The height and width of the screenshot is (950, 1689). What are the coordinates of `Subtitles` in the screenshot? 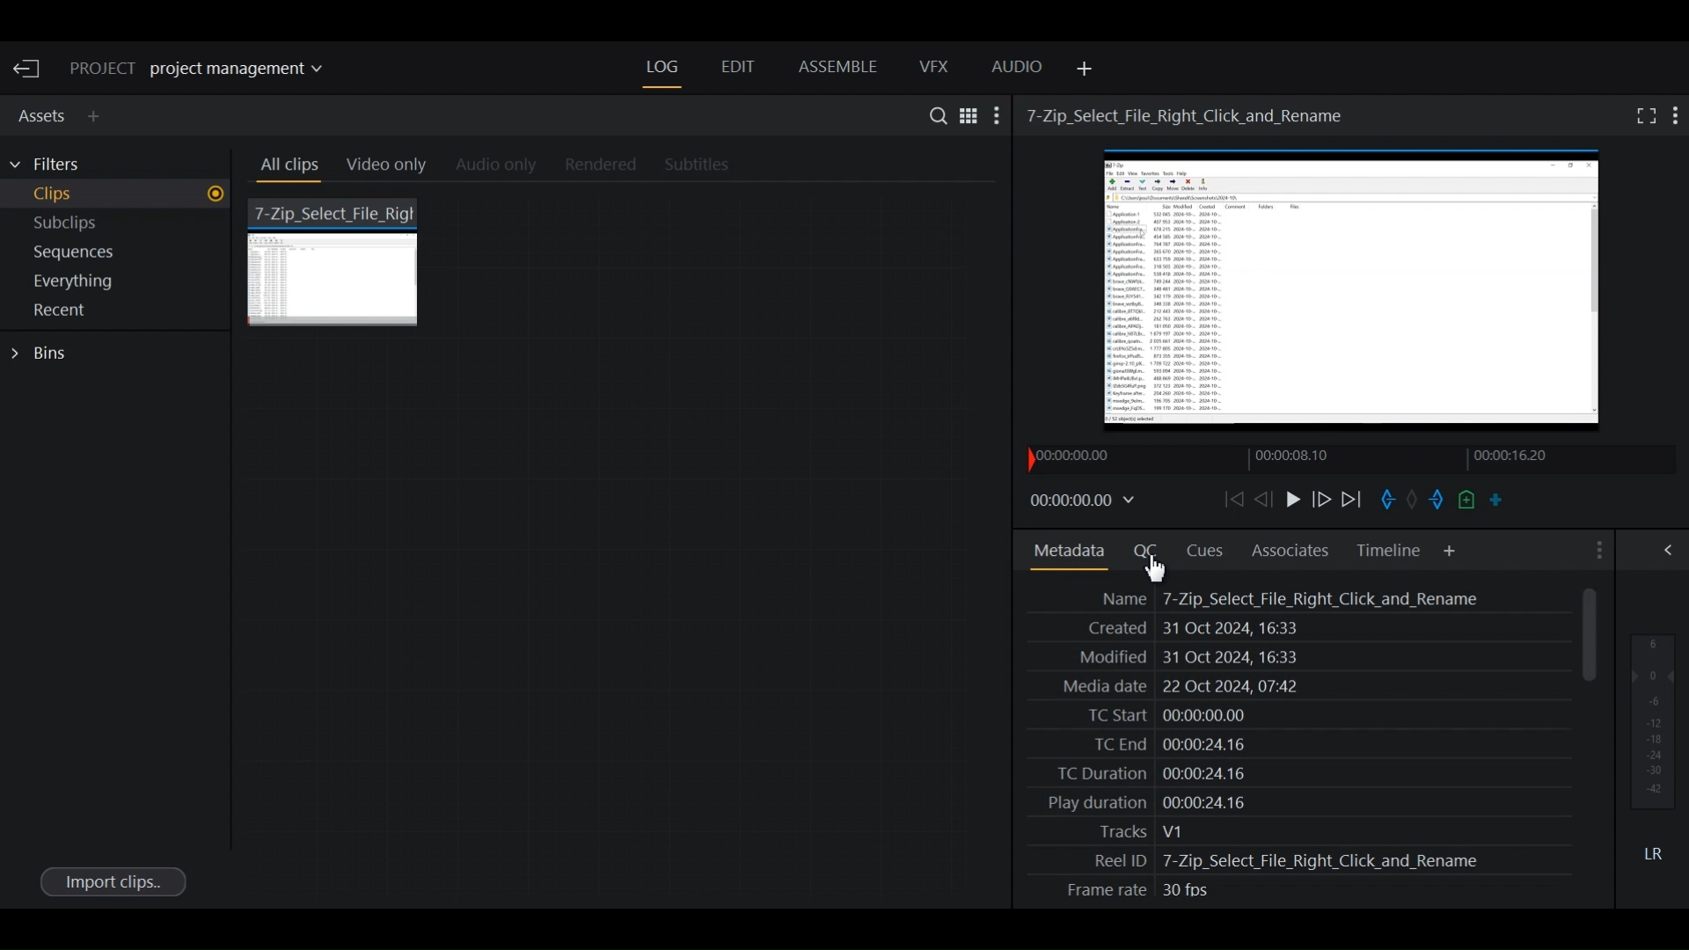 It's located at (707, 166).